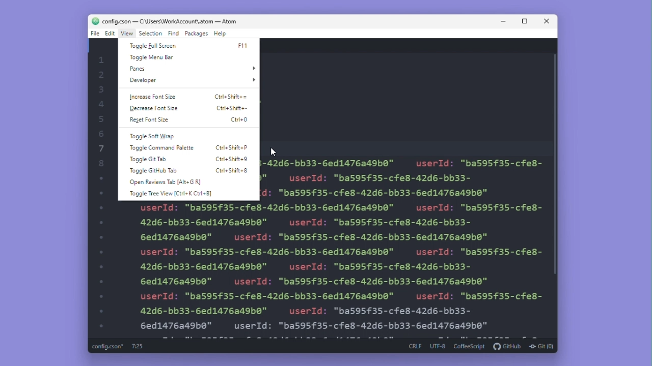 The image size is (652, 366). I want to click on coffeescript, so click(470, 346).